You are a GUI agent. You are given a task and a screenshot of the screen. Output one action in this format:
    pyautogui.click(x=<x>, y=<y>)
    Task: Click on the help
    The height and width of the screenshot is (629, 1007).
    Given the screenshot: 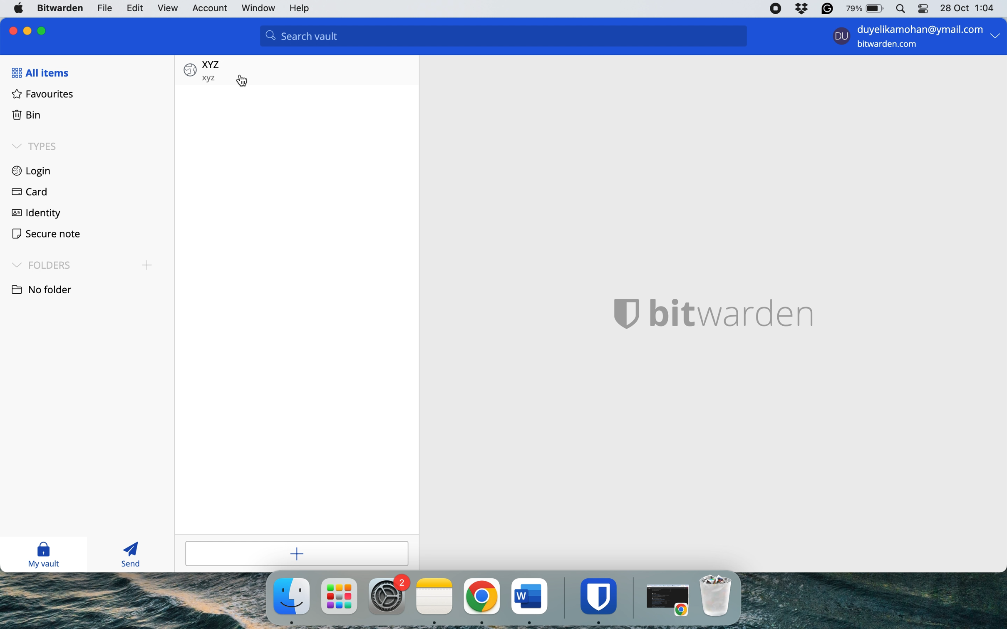 What is the action you would take?
    pyautogui.click(x=303, y=9)
    